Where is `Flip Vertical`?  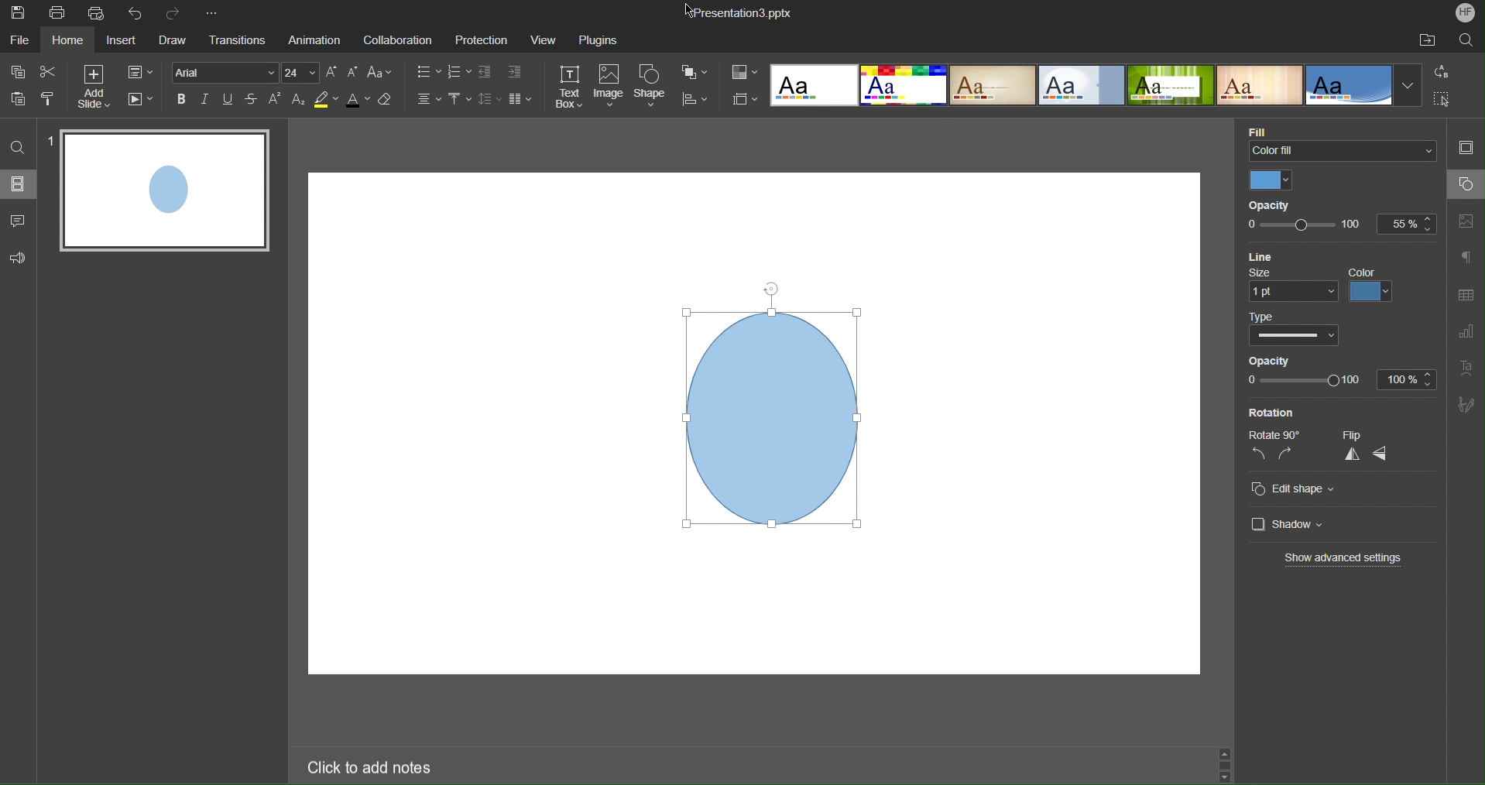 Flip Vertical is located at coordinates (1351, 454).